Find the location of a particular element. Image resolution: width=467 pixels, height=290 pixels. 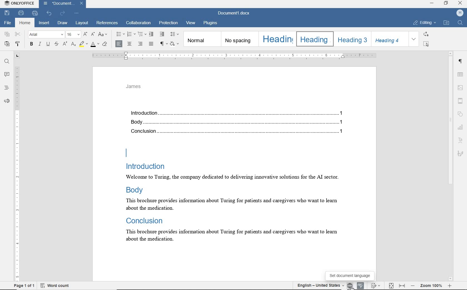

Heading 3 is located at coordinates (351, 39).